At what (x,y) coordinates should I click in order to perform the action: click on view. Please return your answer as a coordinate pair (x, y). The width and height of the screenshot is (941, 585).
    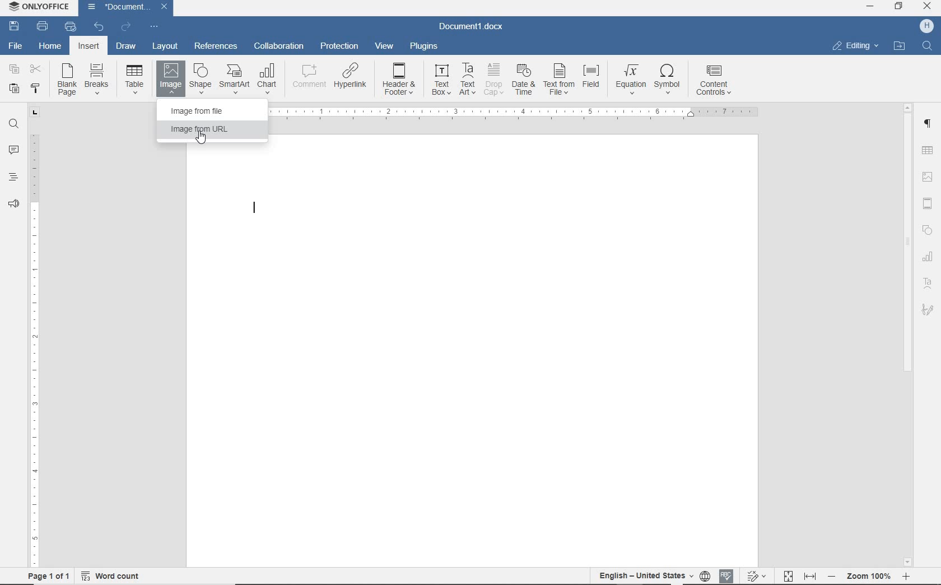
    Looking at the image, I should click on (385, 47).